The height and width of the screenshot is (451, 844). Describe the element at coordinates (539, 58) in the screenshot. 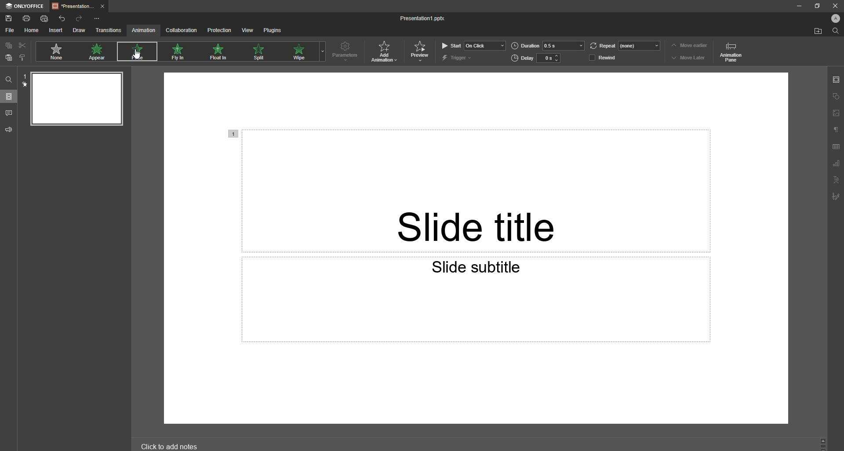

I see `Delay` at that location.